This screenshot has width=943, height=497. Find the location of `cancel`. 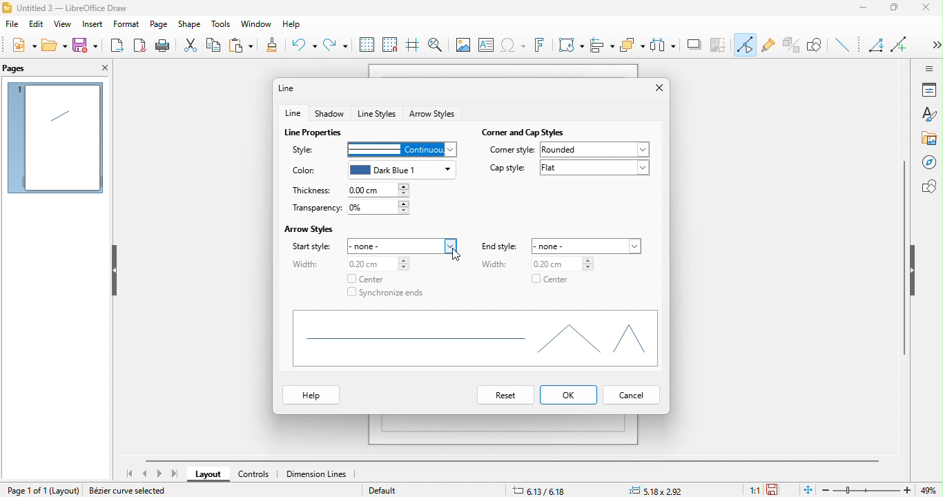

cancel is located at coordinates (632, 396).